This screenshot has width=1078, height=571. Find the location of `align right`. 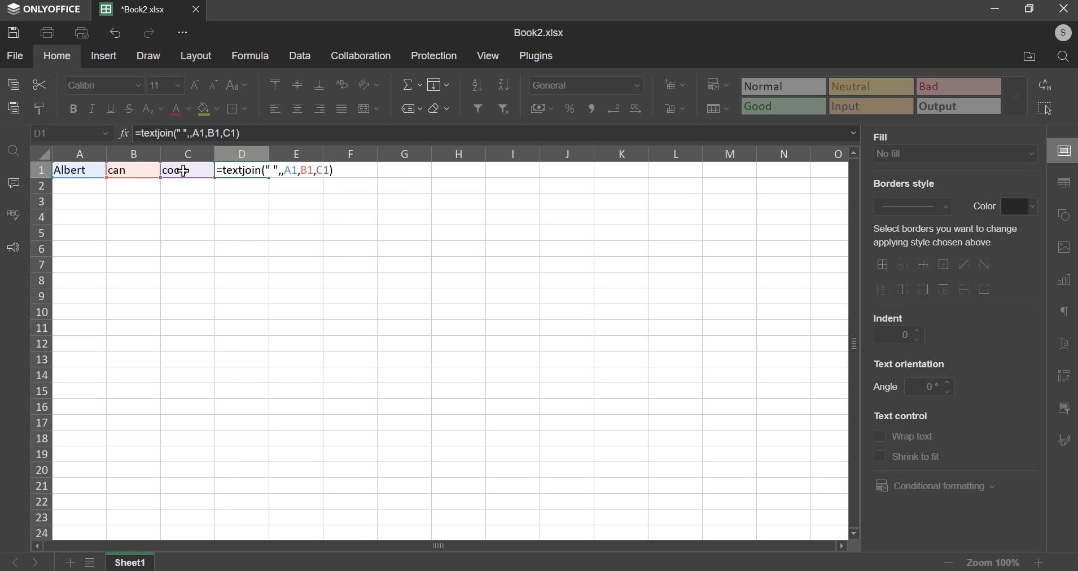

align right is located at coordinates (320, 108).